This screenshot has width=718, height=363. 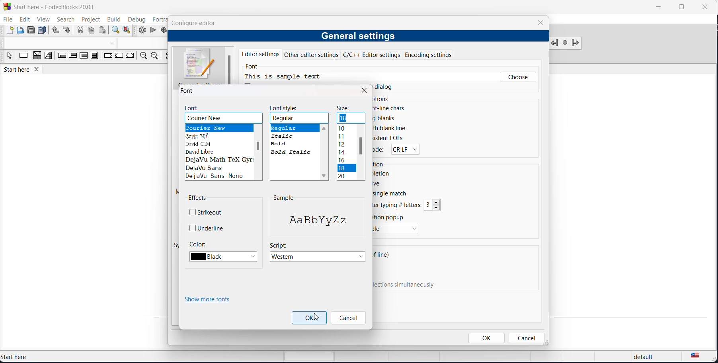 I want to click on copy, so click(x=92, y=31).